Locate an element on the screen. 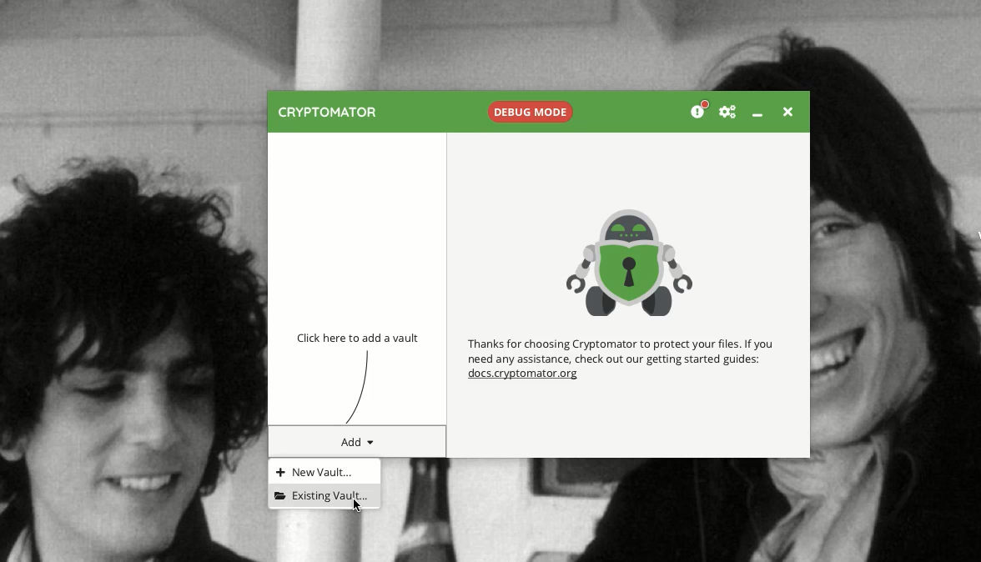 This screenshot has height=562, width=981. gocs.cryptomator.org is located at coordinates (524, 375).